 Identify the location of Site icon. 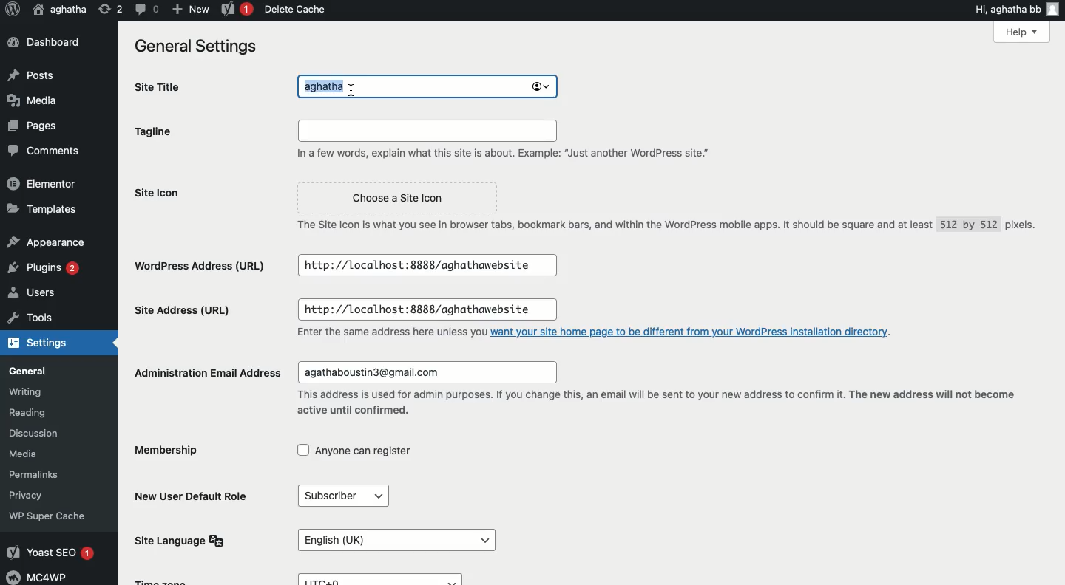
(173, 205).